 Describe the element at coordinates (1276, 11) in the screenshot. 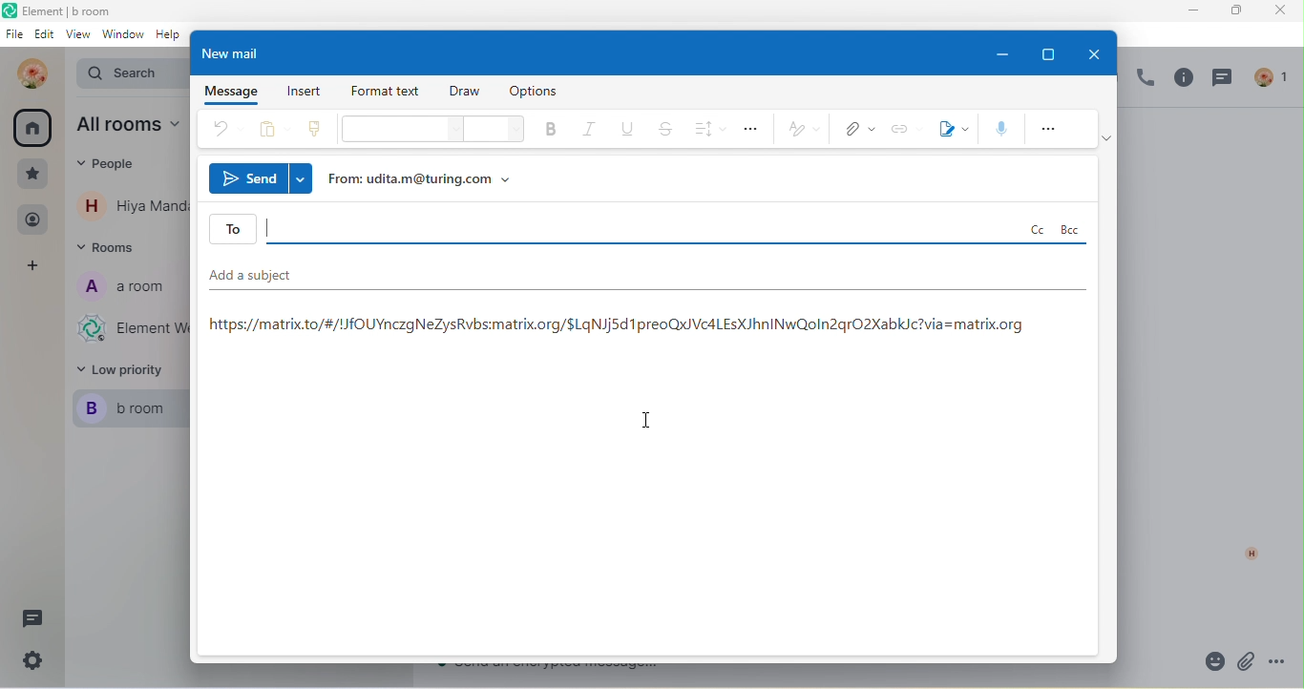

I see `close` at that location.